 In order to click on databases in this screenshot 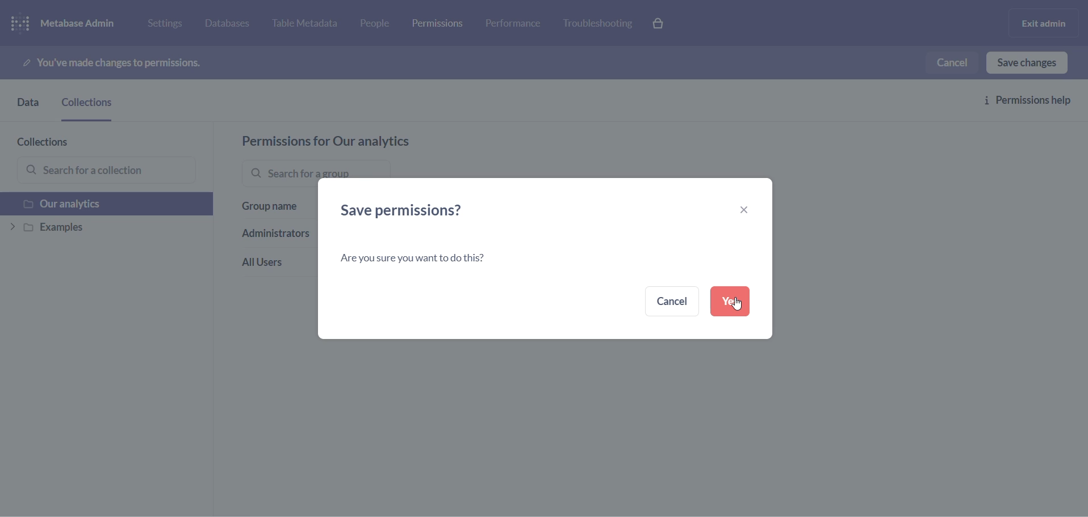, I will do `click(233, 25)`.